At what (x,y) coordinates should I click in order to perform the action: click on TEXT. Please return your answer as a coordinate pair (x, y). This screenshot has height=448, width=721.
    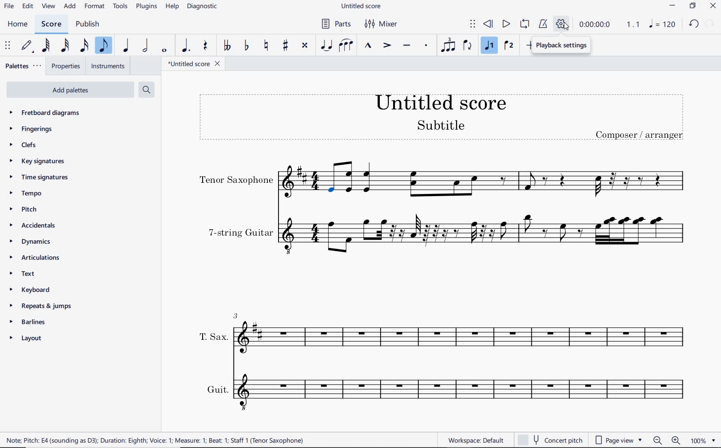
    Looking at the image, I should click on (20, 273).